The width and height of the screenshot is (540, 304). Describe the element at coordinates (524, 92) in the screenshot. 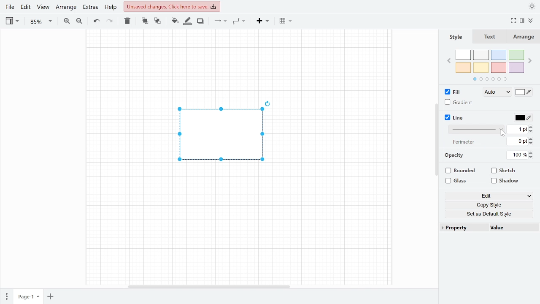

I see `Fill style` at that location.